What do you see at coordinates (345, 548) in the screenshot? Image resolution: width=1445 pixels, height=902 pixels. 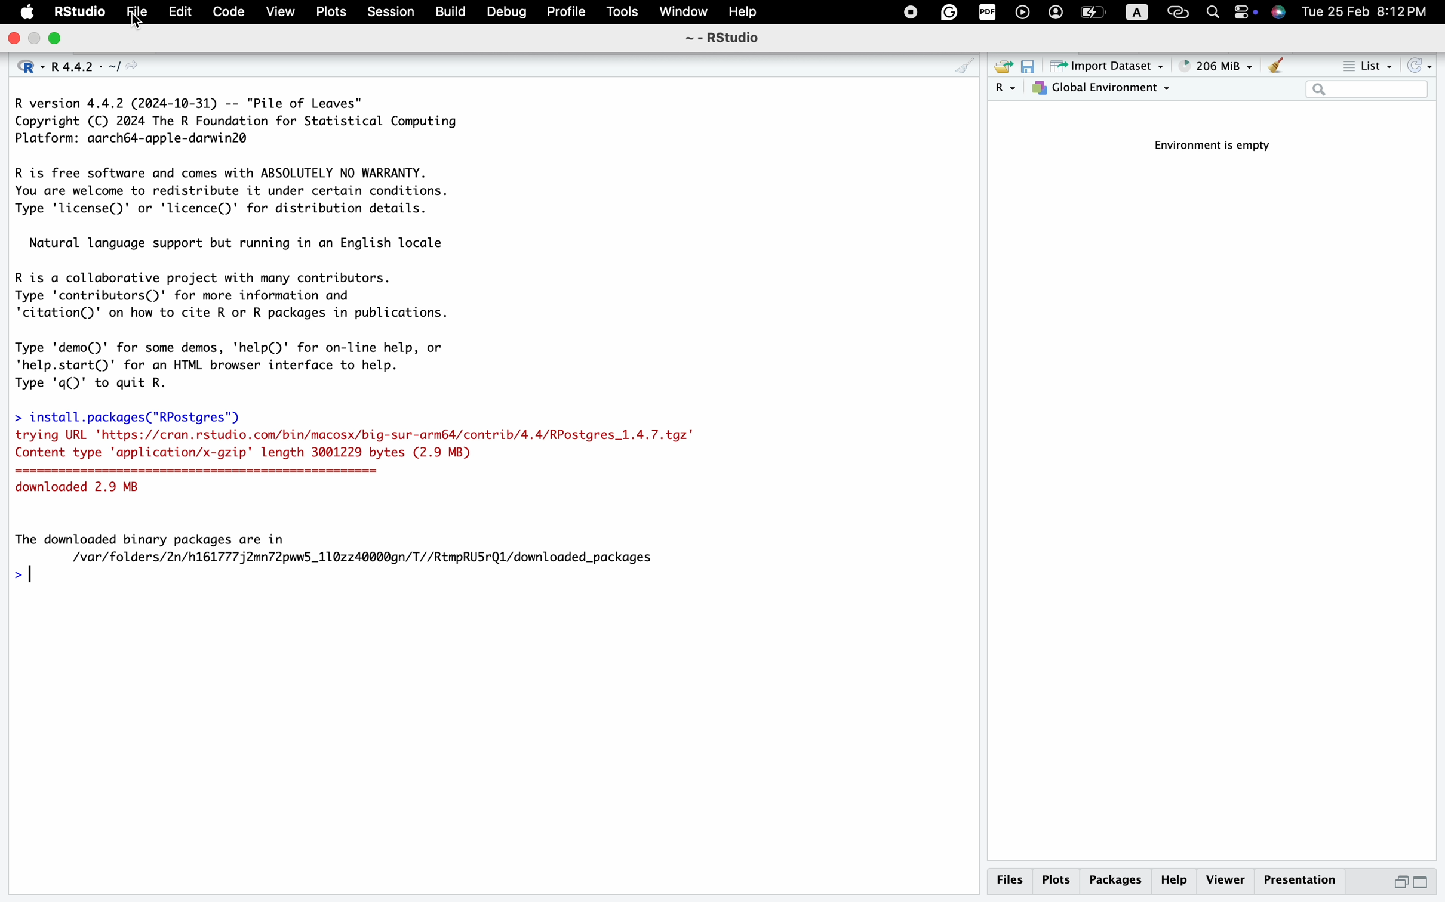 I see `The downloaded binary packages are in
/var/folders/2n/h16177752mn72pww5_110zz40000gn/T//RtmpRUSrQl/downloaded_packages` at bounding box center [345, 548].